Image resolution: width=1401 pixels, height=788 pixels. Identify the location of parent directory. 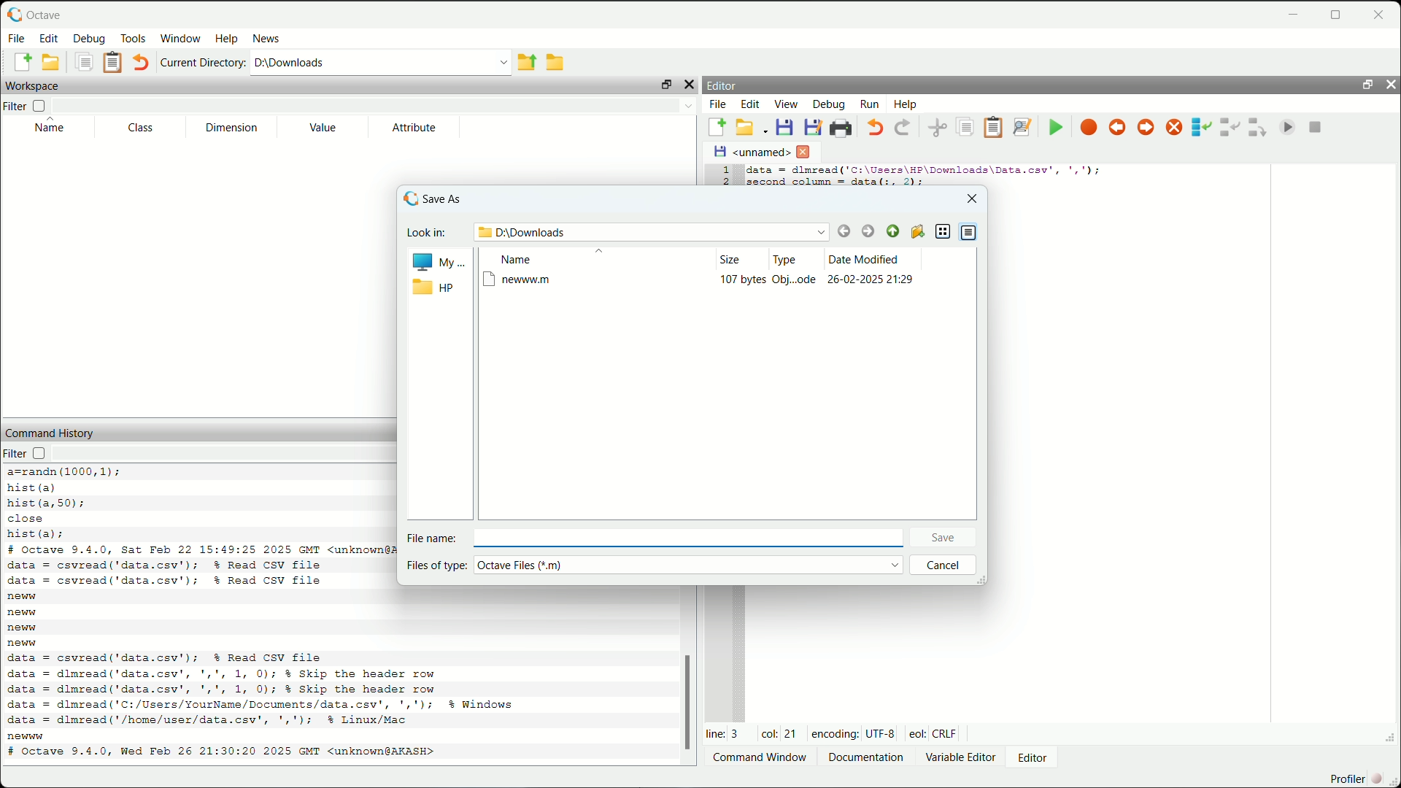
(892, 229).